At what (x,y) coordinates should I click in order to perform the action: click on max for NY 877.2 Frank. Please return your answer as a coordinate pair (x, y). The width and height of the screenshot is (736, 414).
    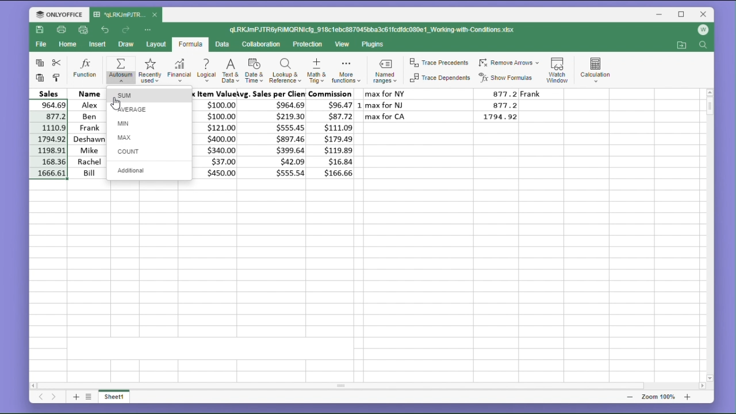
    Looking at the image, I should click on (464, 94).